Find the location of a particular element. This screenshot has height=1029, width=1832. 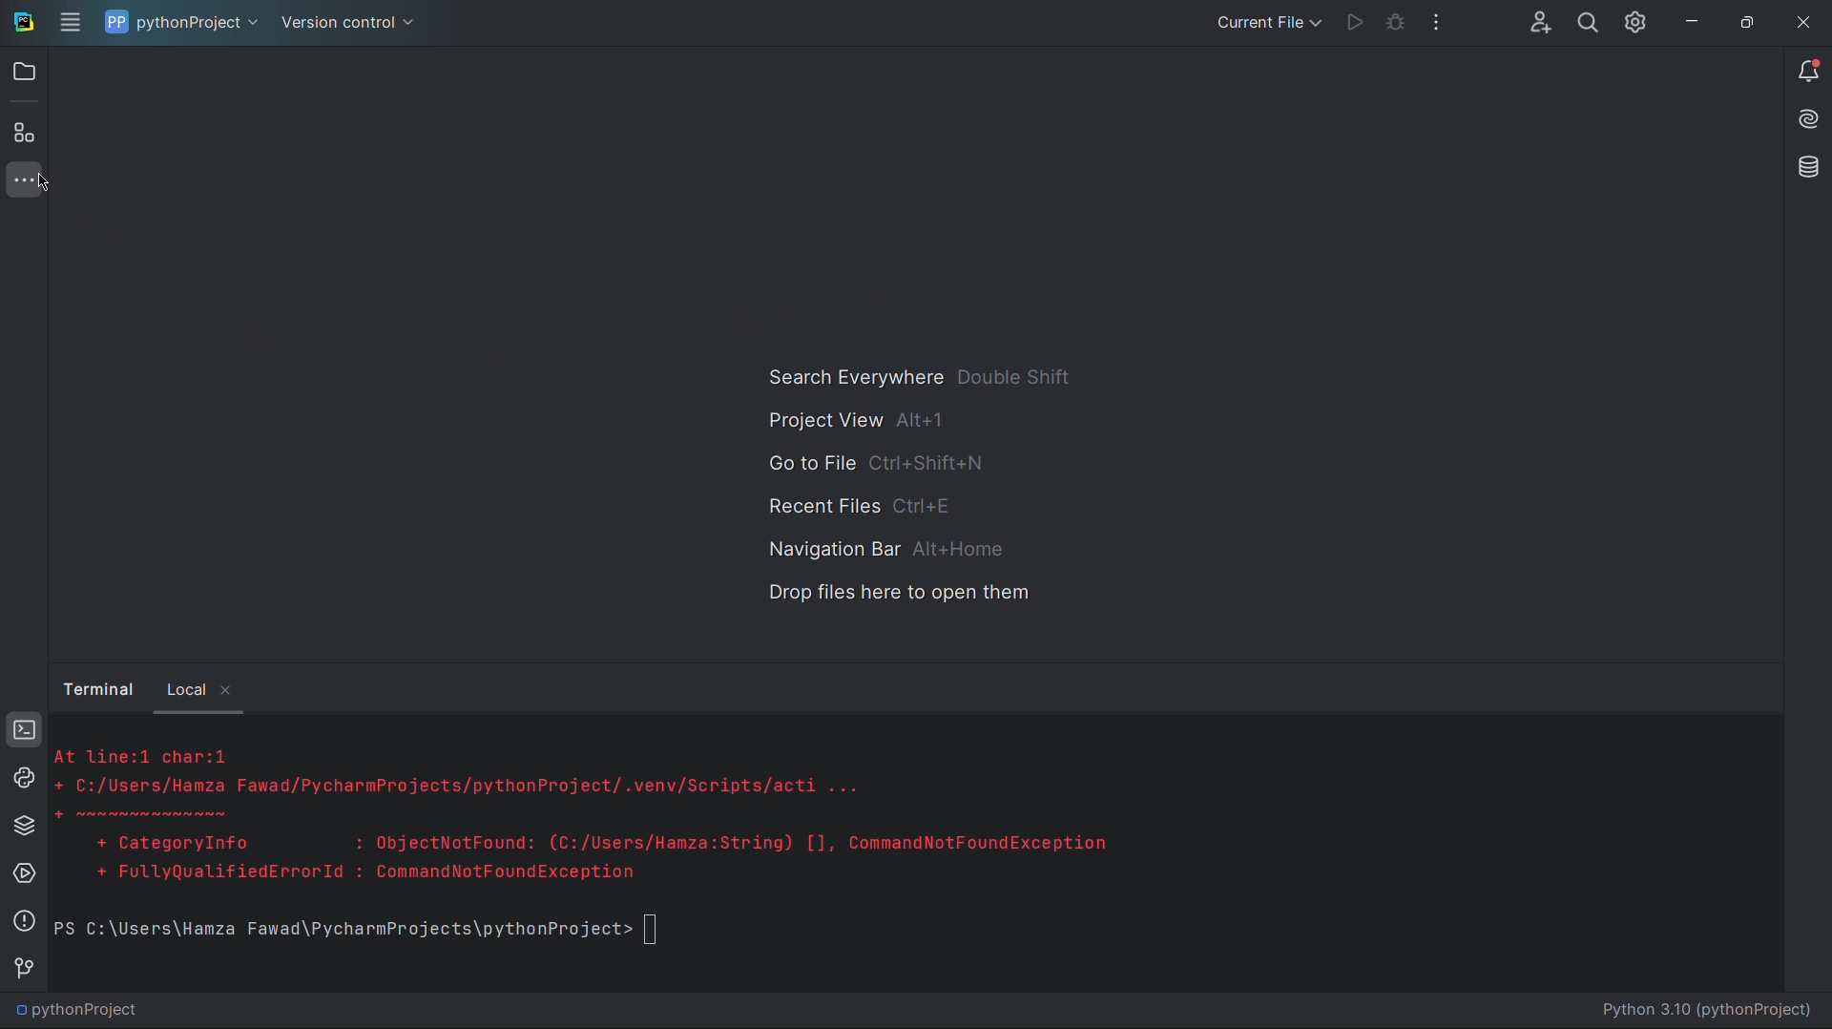

\At line:1 char:1+ C:/Users/Hamza Fawad/PycharmProjects/pythonProject/.venv/Scripts/acti ...SEER+ CategoryInfo : ObjectNotFound: (C:/Users/Hamza:String) [], CommandNotFoundException+ FullyQualifiedErrorId : CommandNotFoundException  is located at coordinates (610, 818).